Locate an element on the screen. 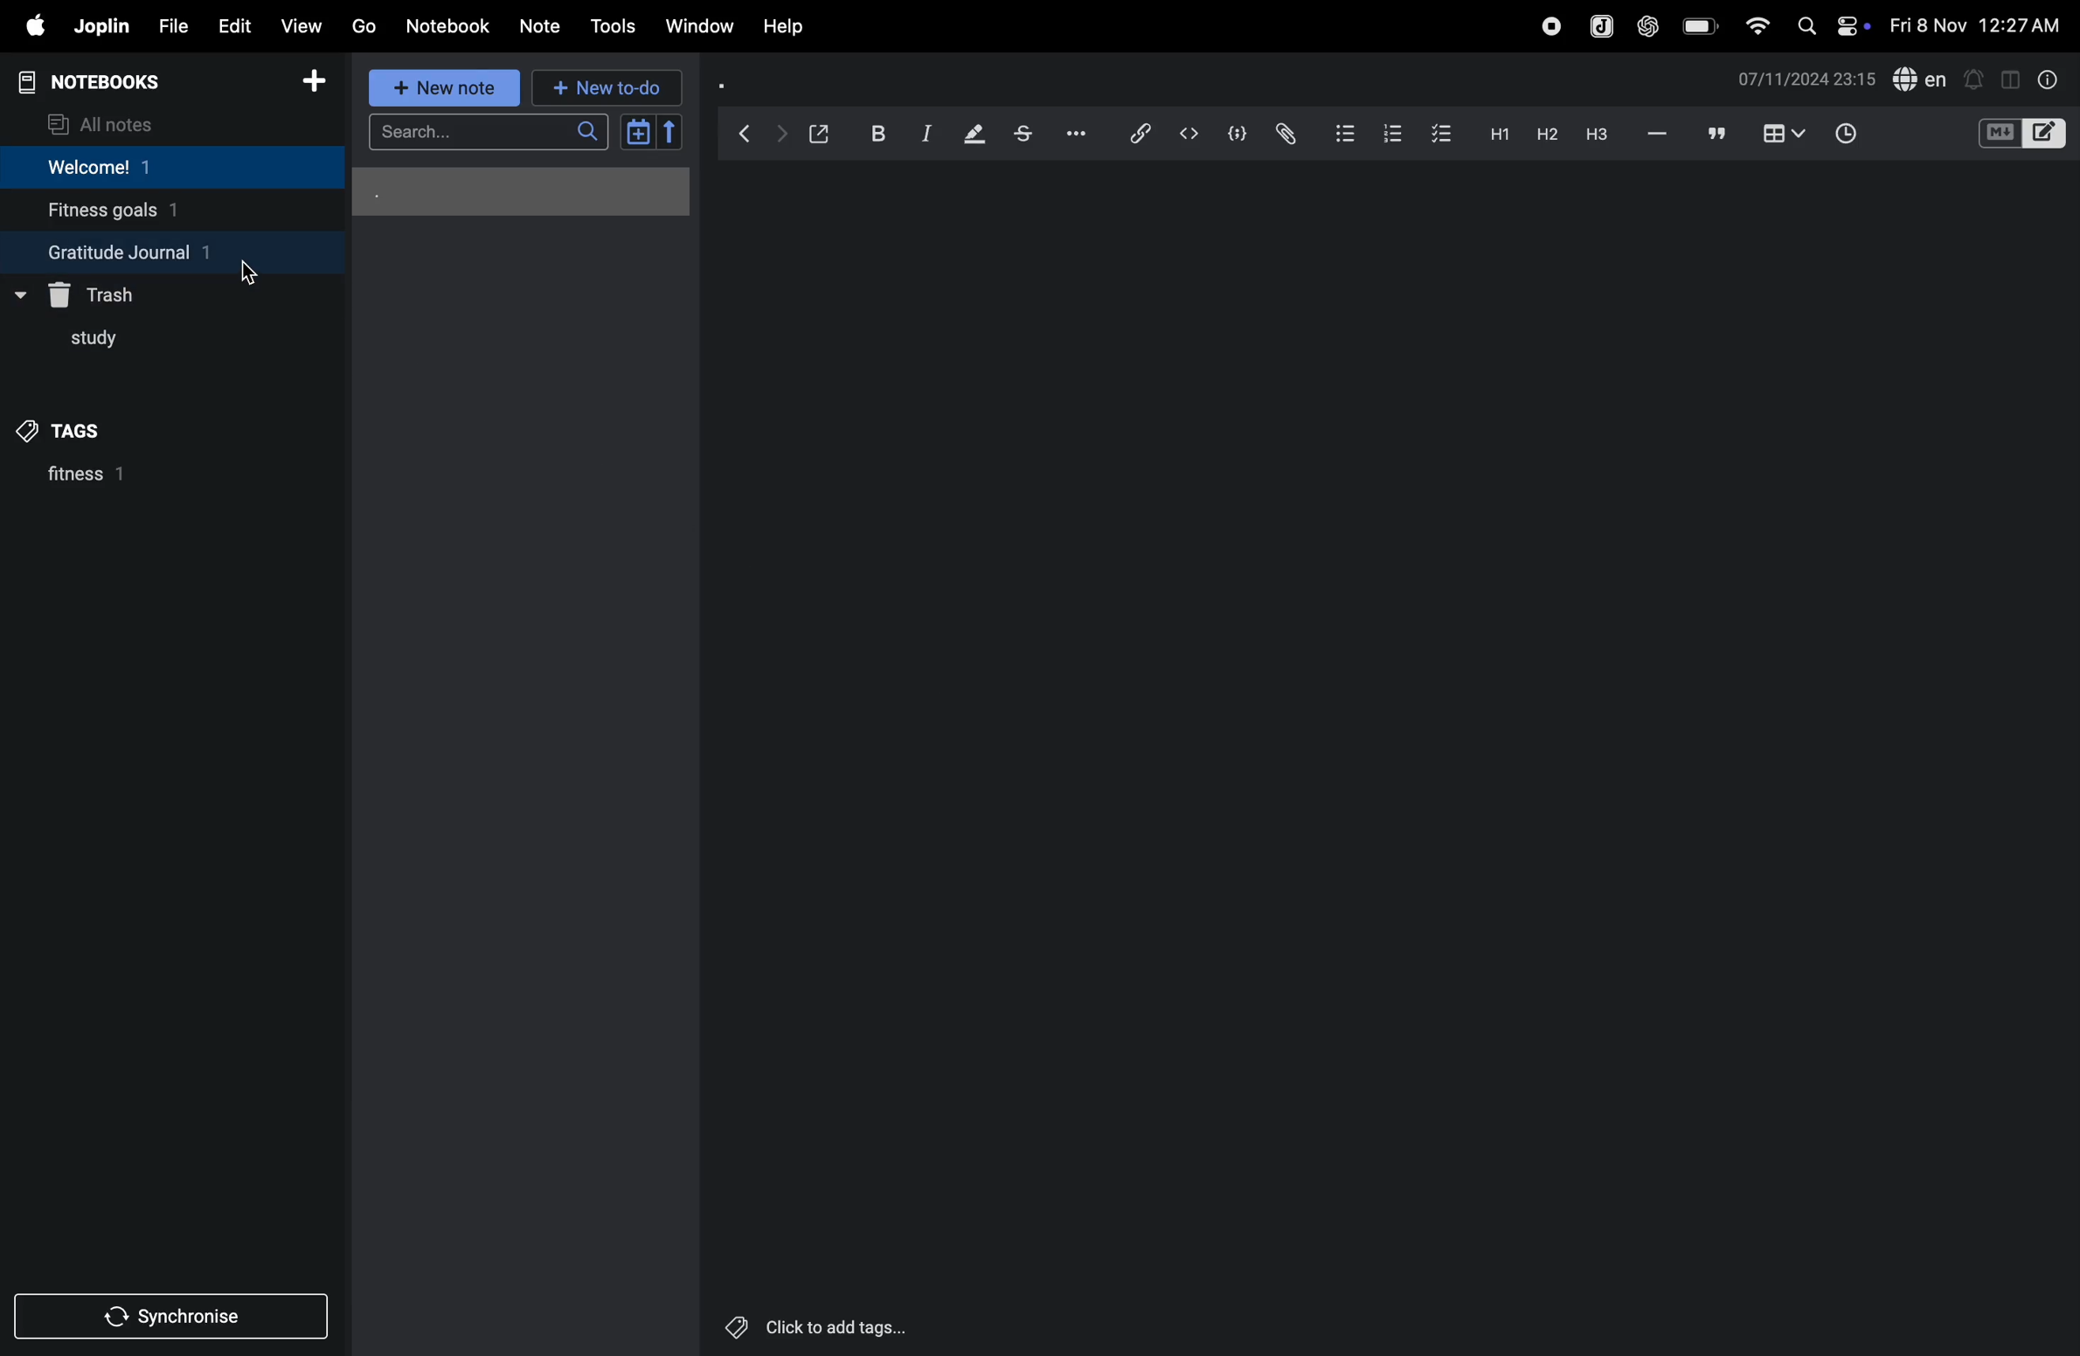  strike through is located at coordinates (1030, 135).